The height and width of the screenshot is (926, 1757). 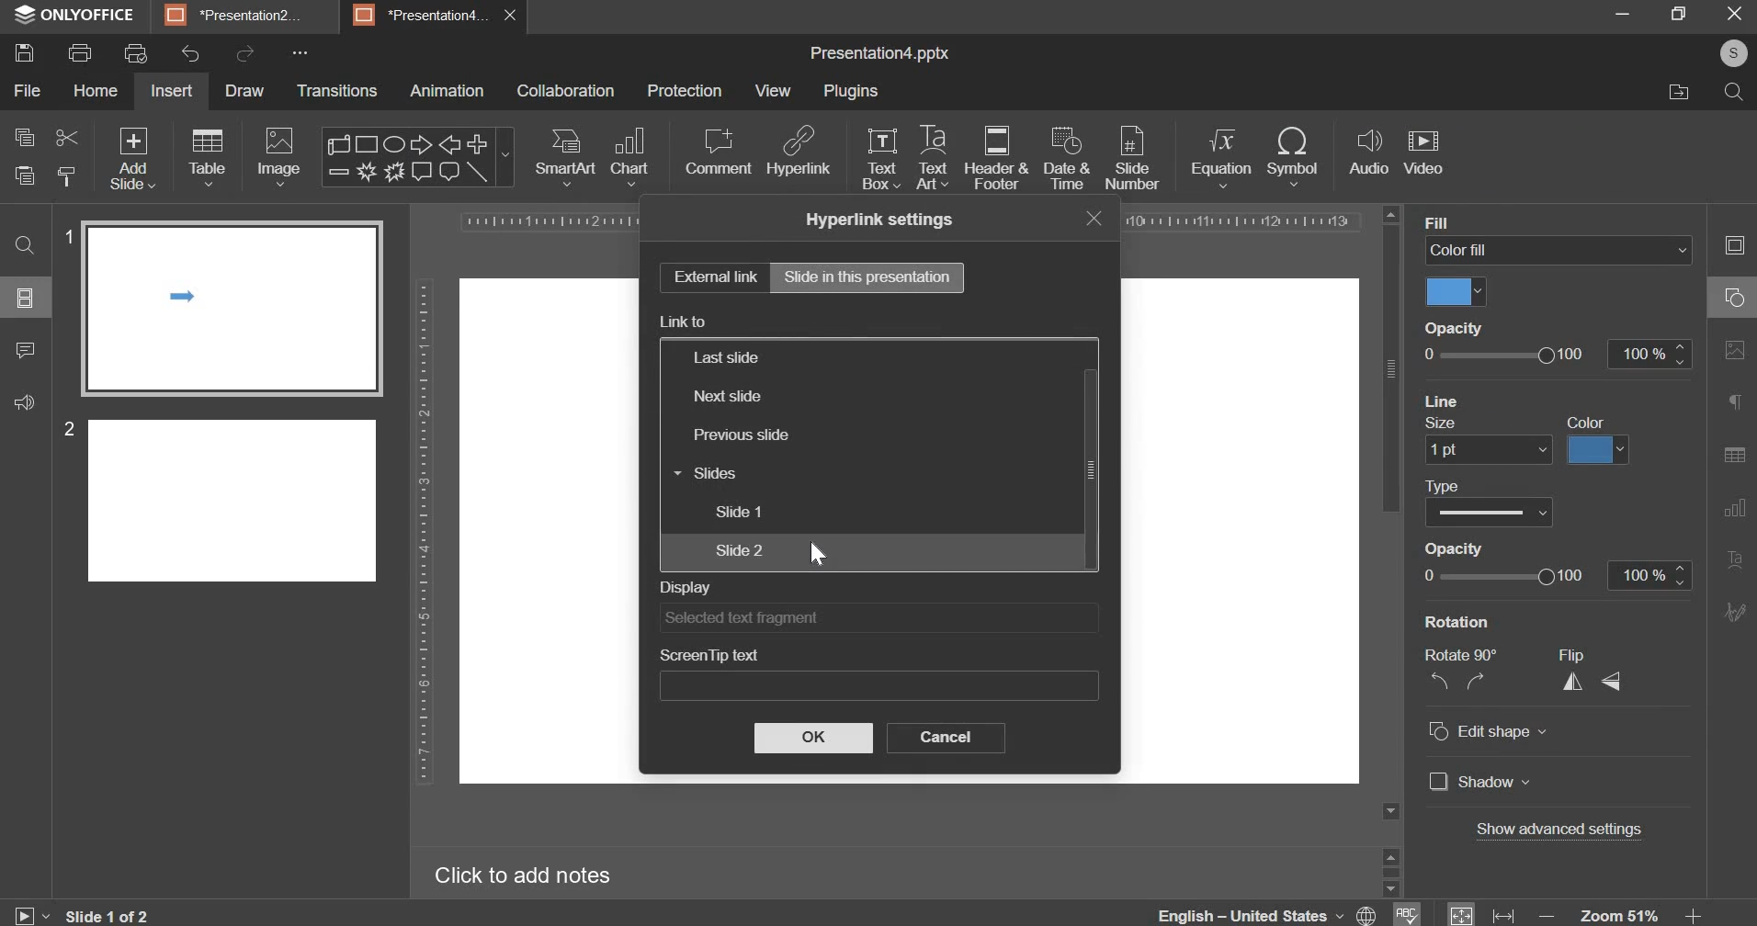 What do you see at coordinates (1102, 220) in the screenshot?
I see `close` at bounding box center [1102, 220].